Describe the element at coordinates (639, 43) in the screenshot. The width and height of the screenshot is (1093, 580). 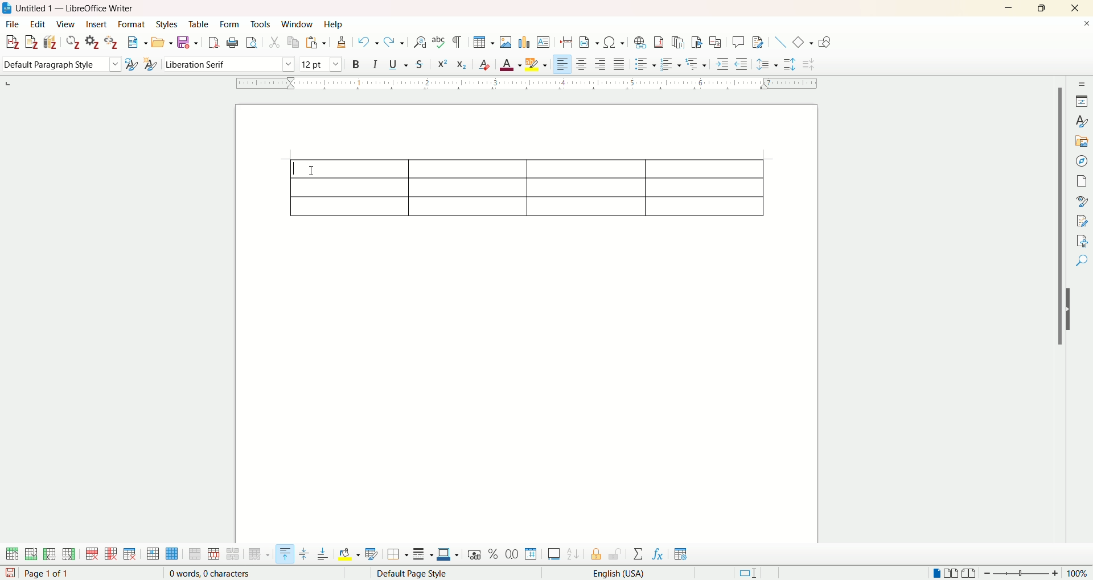
I see `insert hyperlink` at that location.